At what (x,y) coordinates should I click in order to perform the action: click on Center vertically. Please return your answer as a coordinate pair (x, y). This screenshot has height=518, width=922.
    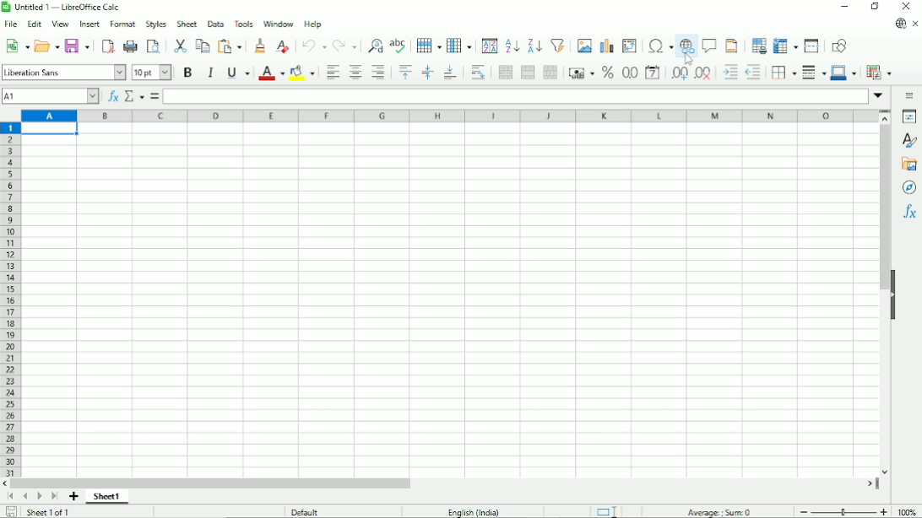
    Looking at the image, I should click on (427, 73).